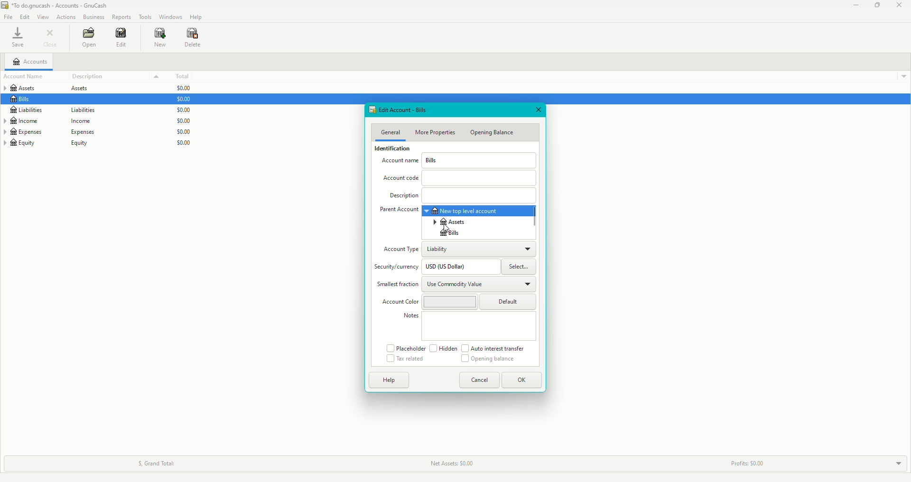 The height and width of the screenshot is (482, 911). I want to click on Default, so click(509, 302).